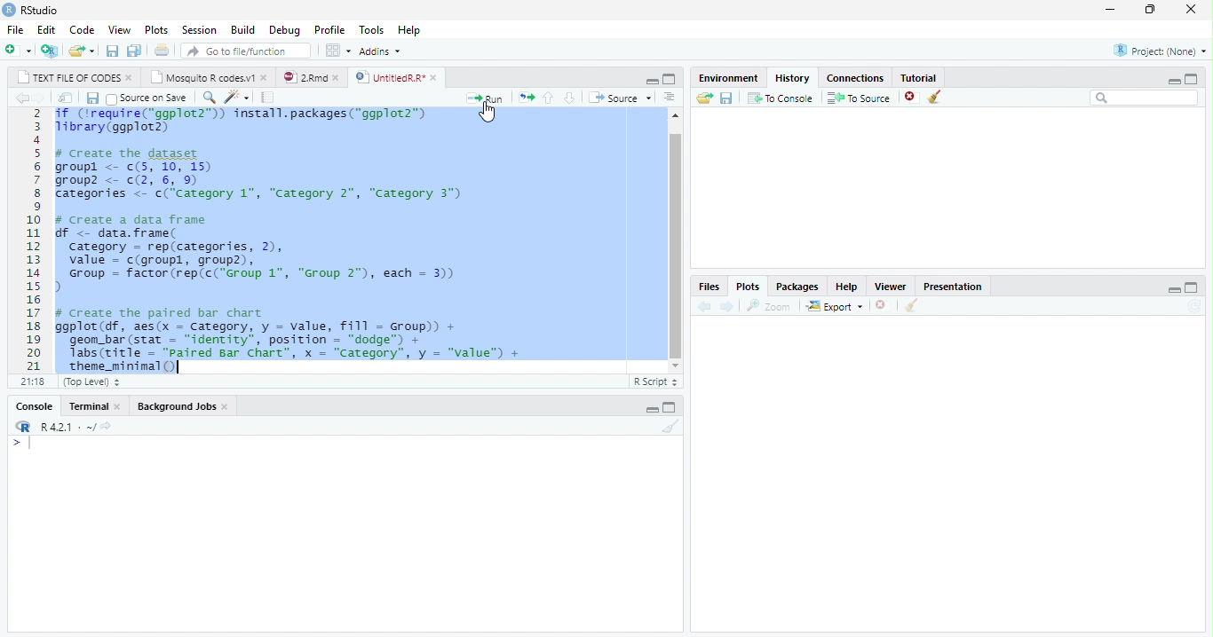  I want to click on project (none), so click(1160, 49).